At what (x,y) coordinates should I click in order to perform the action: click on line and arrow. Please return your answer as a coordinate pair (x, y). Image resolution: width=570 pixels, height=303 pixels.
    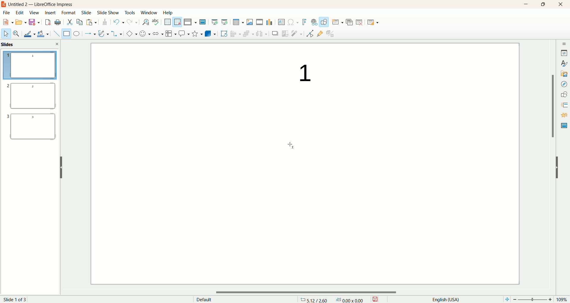
    Looking at the image, I should click on (89, 34).